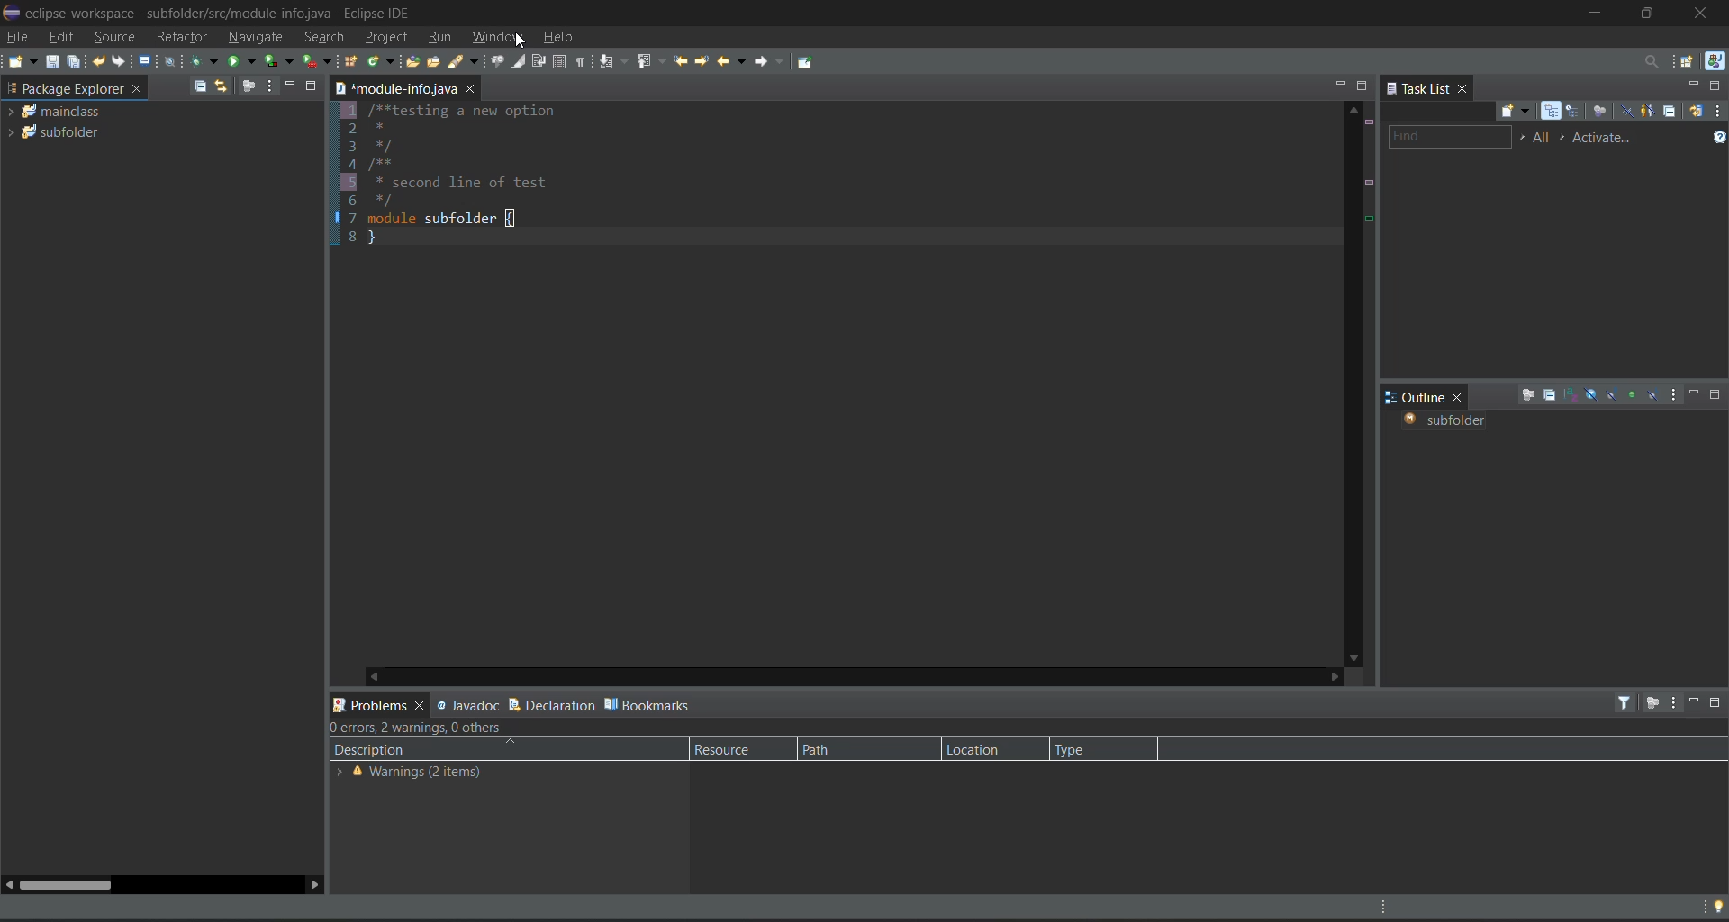 The height and width of the screenshot is (922, 1729). What do you see at coordinates (1715, 907) in the screenshot?
I see `tip of the day` at bounding box center [1715, 907].